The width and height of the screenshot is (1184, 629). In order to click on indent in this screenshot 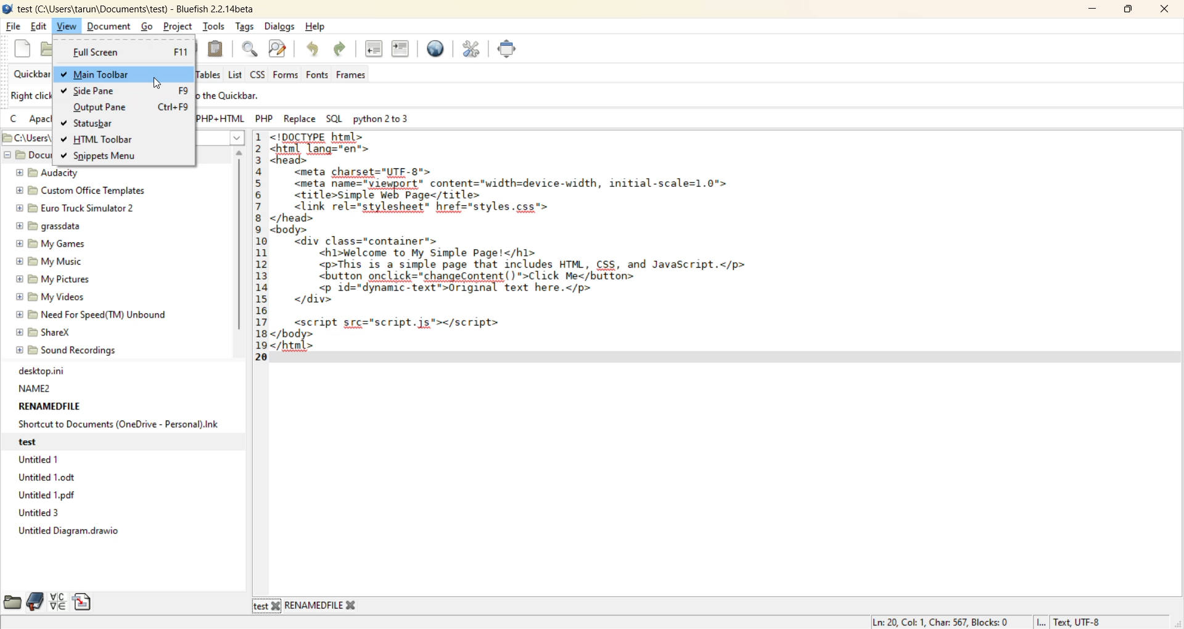, I will do `click(402, 52)`.